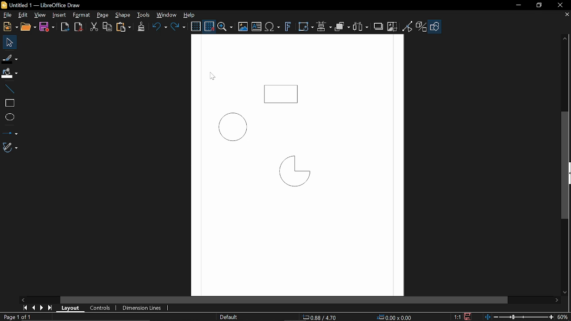 The height and width of the screenshot is (321, 571). What do you see at coordinates (420, 27) in the screenshot?
I see `Toggle extrusion` at bounding box center [420, 27].